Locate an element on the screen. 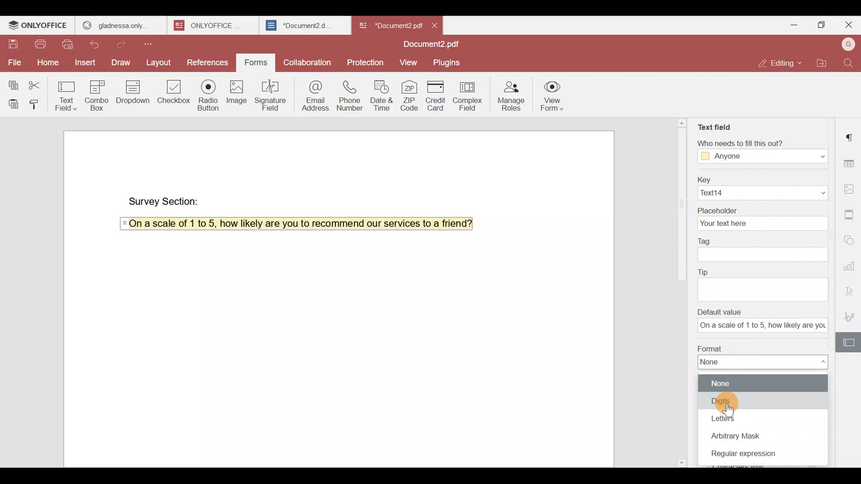 The height and width of the screenshot is (484, 861). Collaboration is located at coordinates (309, 64).